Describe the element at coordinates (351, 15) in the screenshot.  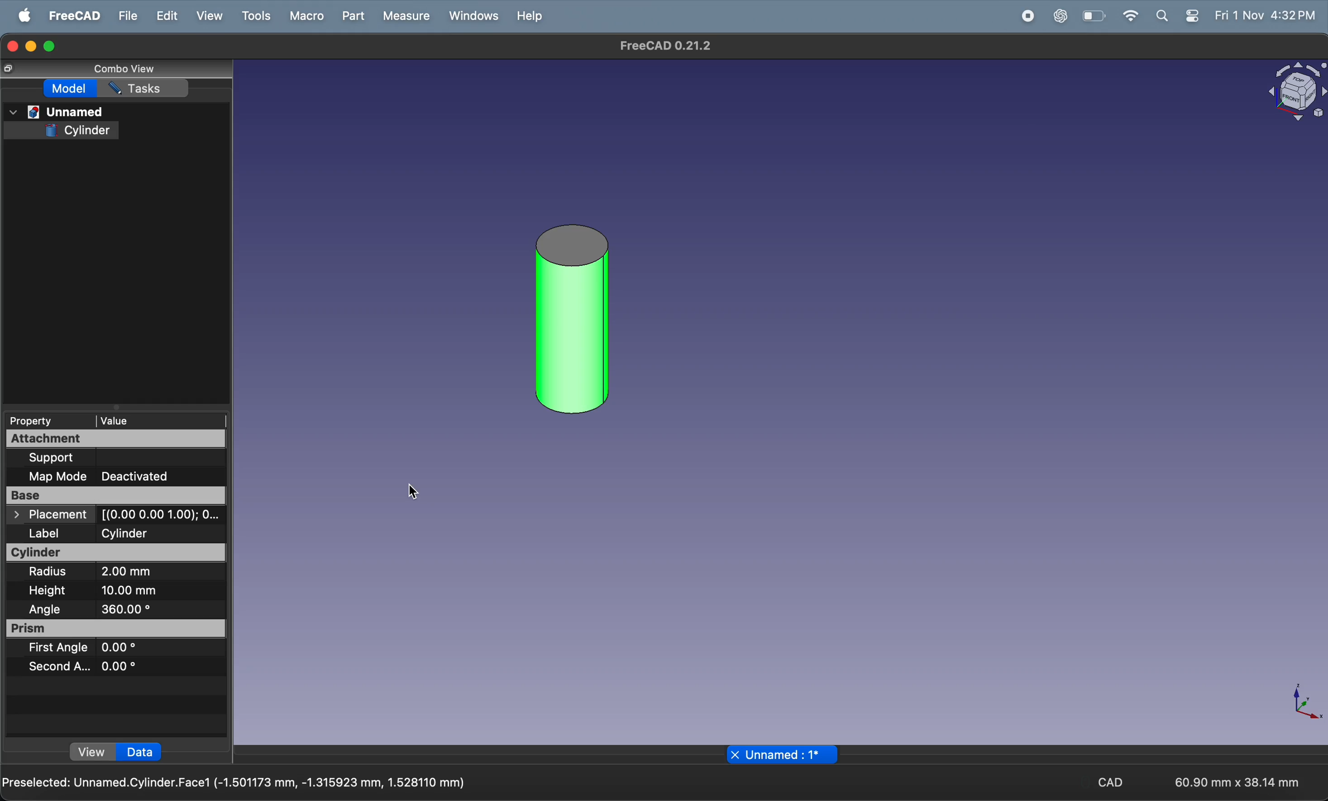
I see `part` at that location.